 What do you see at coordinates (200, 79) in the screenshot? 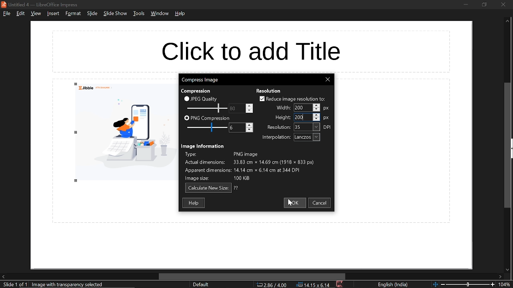
I see `current window` at bounding box center [200, 79].